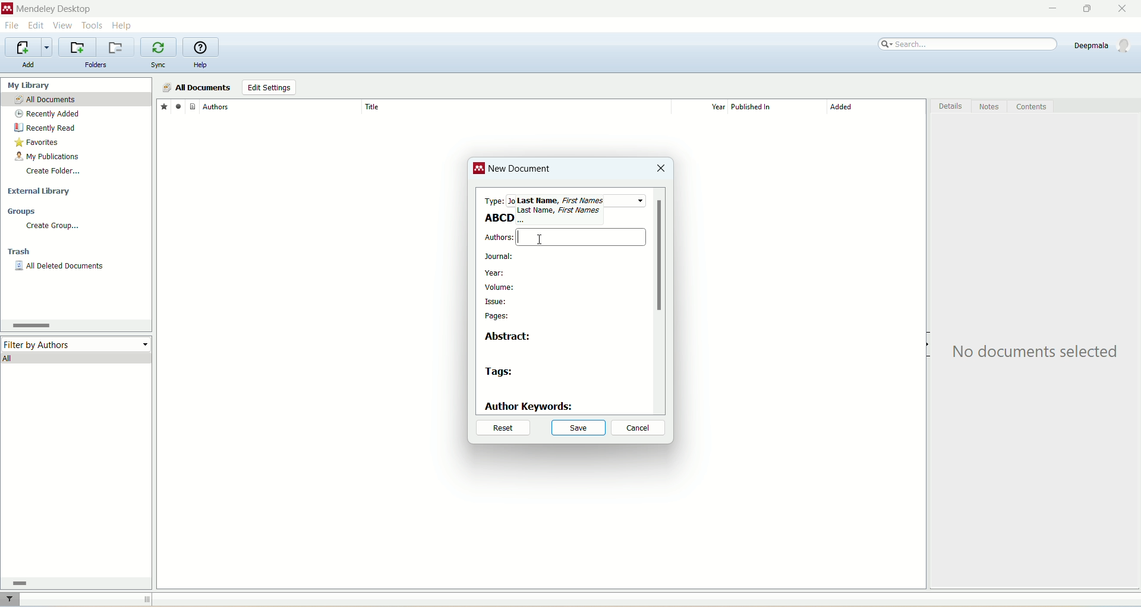 Image resolution: width=1141 pixels, height=607 pixels. I want to click on minimize, so click(1050, 9).